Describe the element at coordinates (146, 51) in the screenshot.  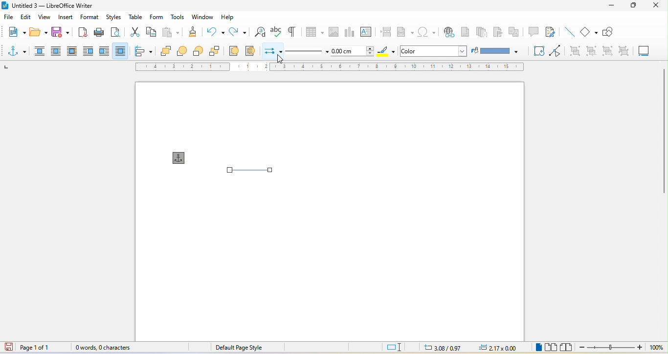
I see `align object` at that location.